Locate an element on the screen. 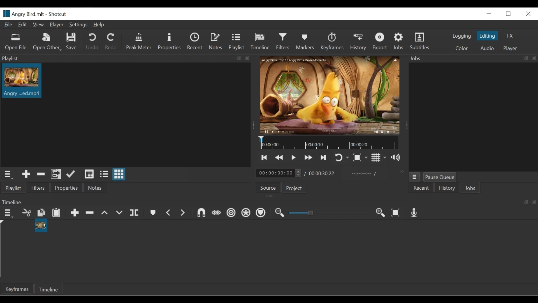  Play quickly forward is located at coordinates (279, 157).